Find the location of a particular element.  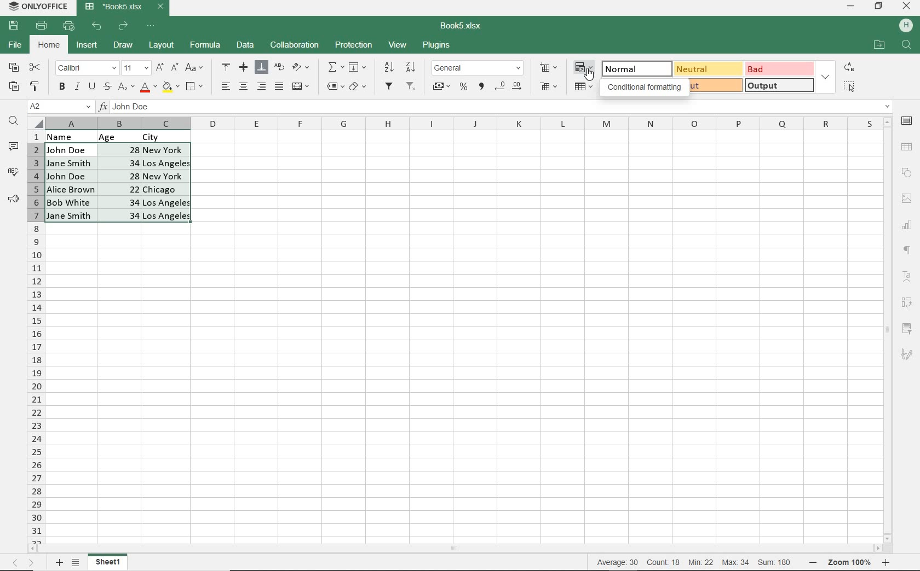

count is located at coordinates (663, 562).